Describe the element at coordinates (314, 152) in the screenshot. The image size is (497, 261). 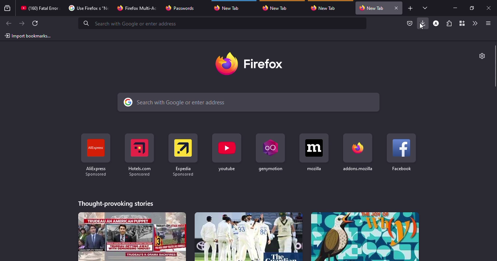
I see `shortcut` at that location.